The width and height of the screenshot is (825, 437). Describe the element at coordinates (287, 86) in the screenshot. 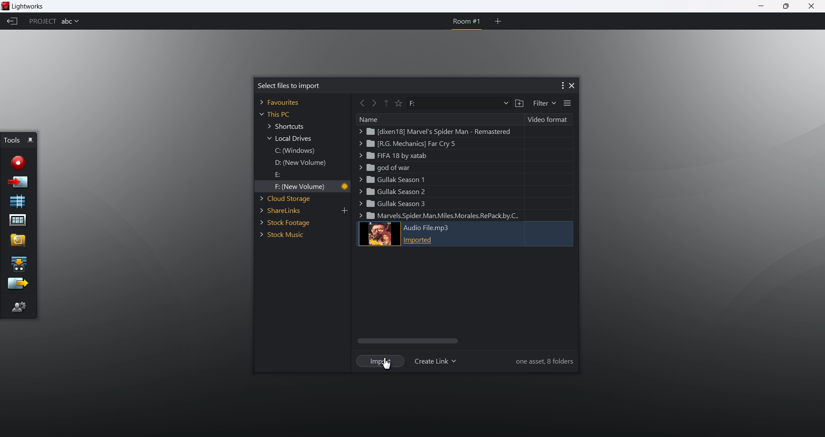

I see `select files to import` at that location.